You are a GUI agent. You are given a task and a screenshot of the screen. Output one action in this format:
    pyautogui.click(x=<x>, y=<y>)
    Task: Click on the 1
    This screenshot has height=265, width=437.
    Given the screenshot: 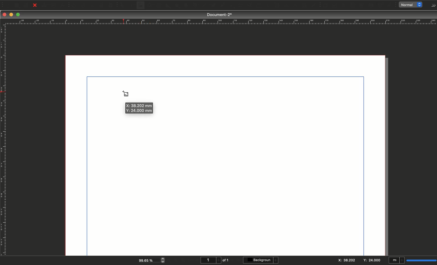 What is the action you would take?
    pyautogui.click(x=210, y=260)
    